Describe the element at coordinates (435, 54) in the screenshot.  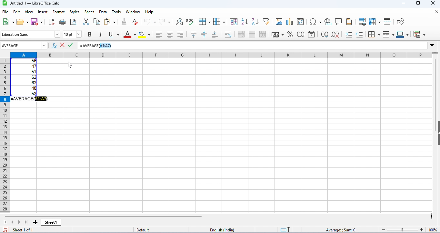
I see `drag to view rows` at that location.